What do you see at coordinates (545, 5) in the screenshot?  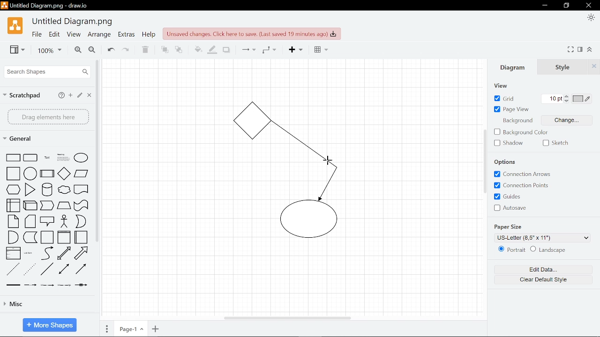 I see `minimize` at bounding box center [545, 5].